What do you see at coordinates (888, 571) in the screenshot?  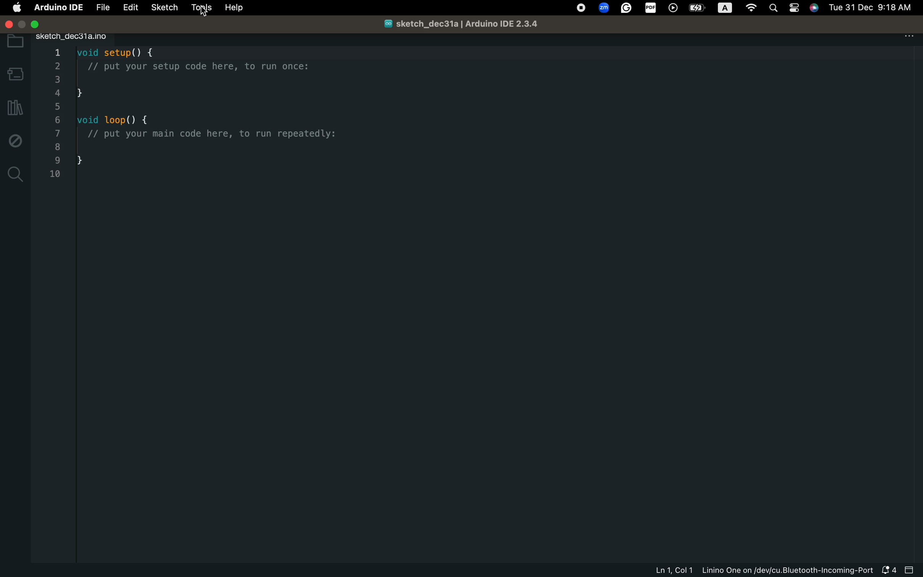 I see `notification` at bounding box center [888, 571].